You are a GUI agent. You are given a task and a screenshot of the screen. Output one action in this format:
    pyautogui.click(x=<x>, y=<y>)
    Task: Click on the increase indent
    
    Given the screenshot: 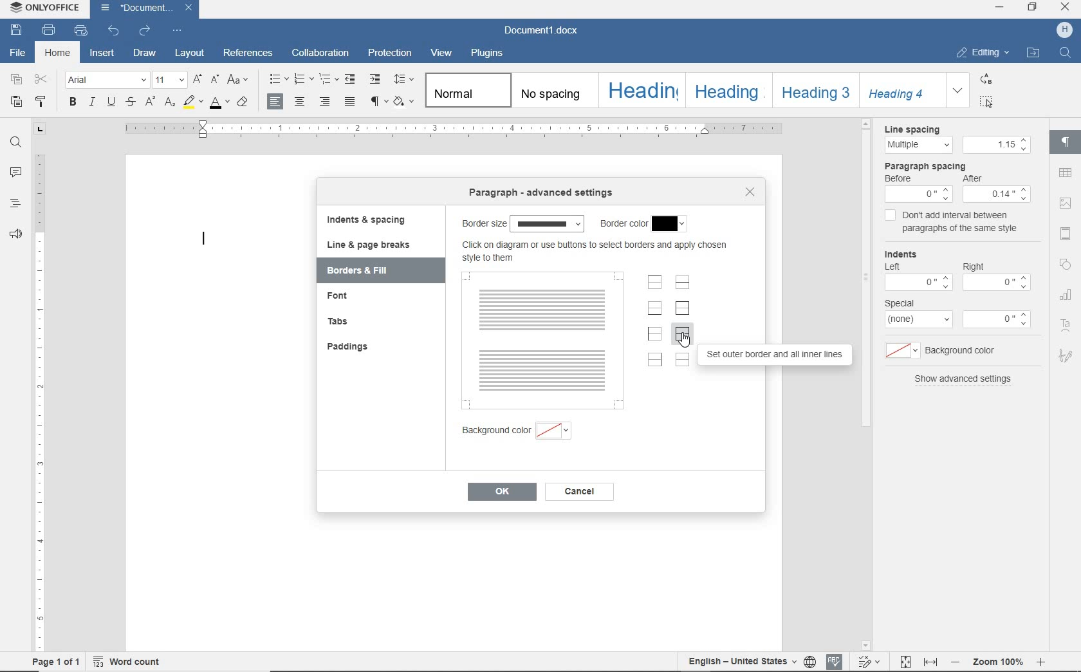 What is the action you would take?
    pyautogui.click(x=376, y=79)
    